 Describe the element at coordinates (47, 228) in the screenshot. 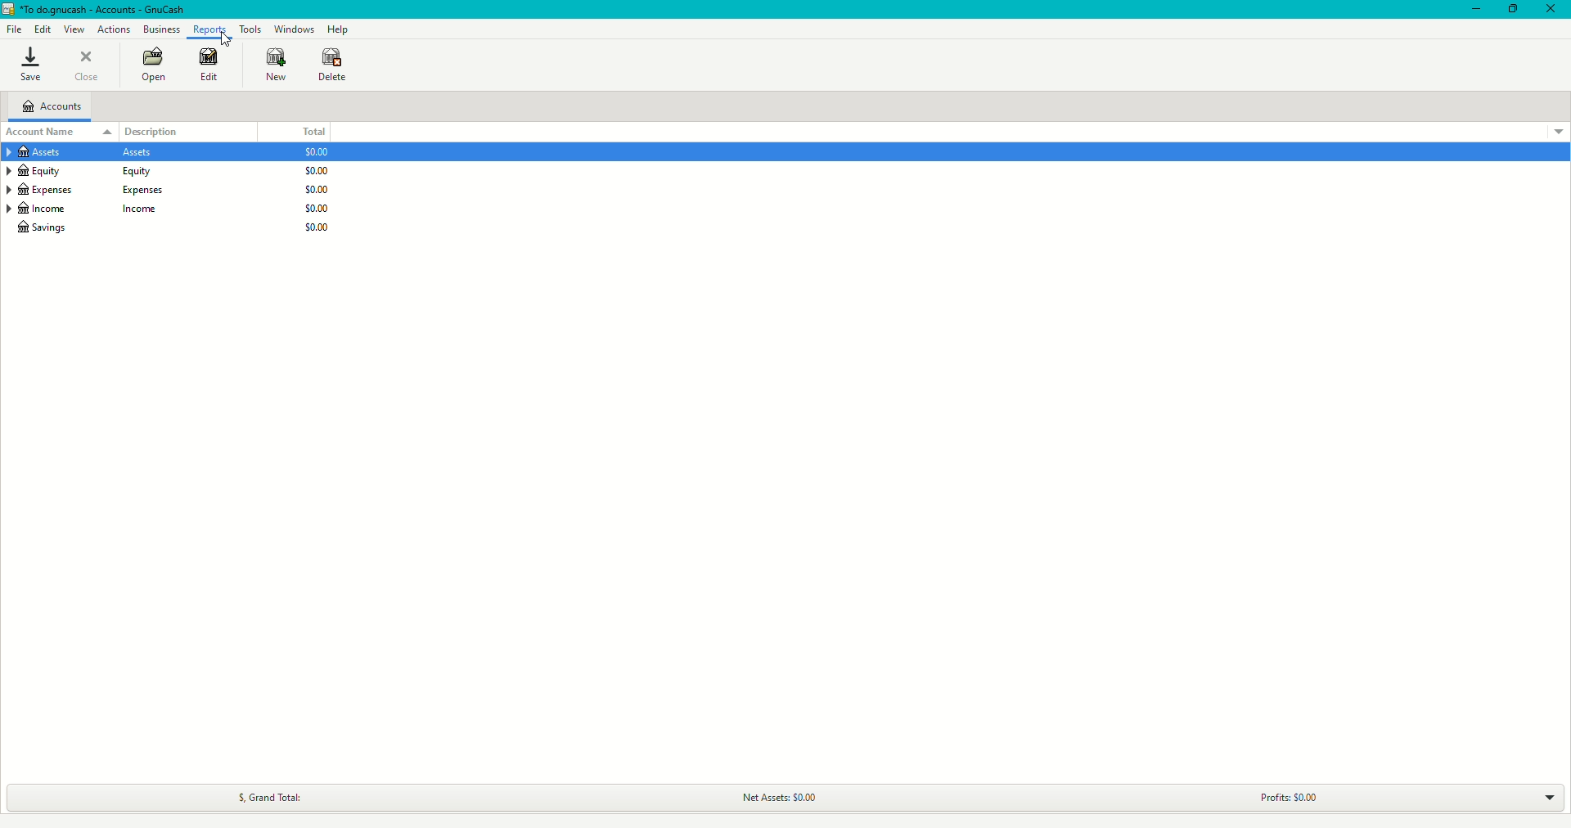

I see `Savings` at that location.